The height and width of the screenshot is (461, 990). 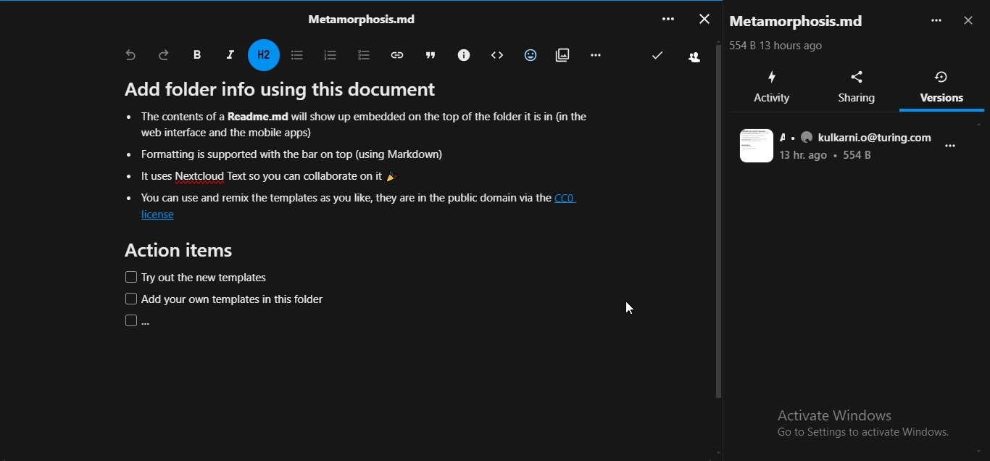 What do you see at coordinates (394, 54) in the screenshot?
I see `insert link` at bounding box center [394, 54].